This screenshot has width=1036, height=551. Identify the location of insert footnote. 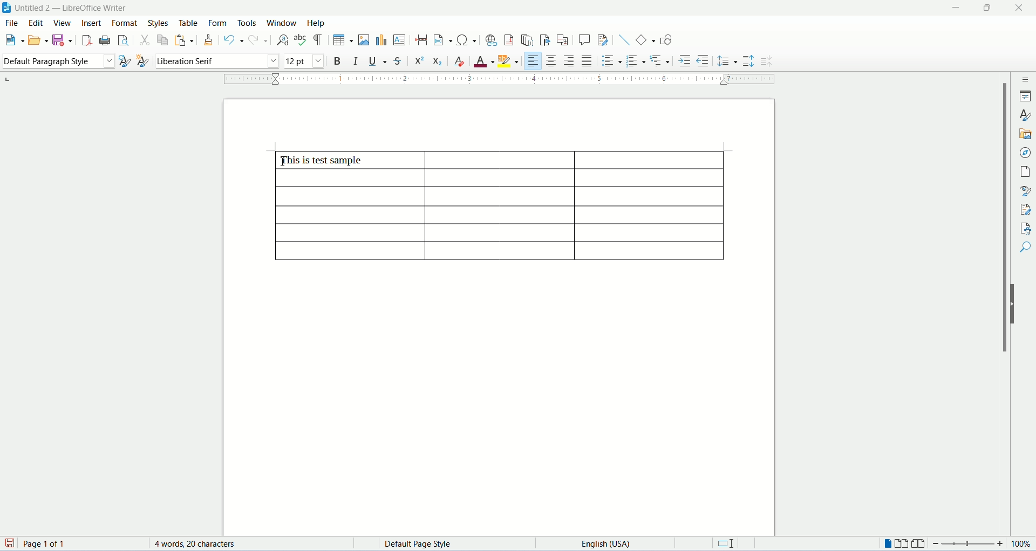
(509, 39).